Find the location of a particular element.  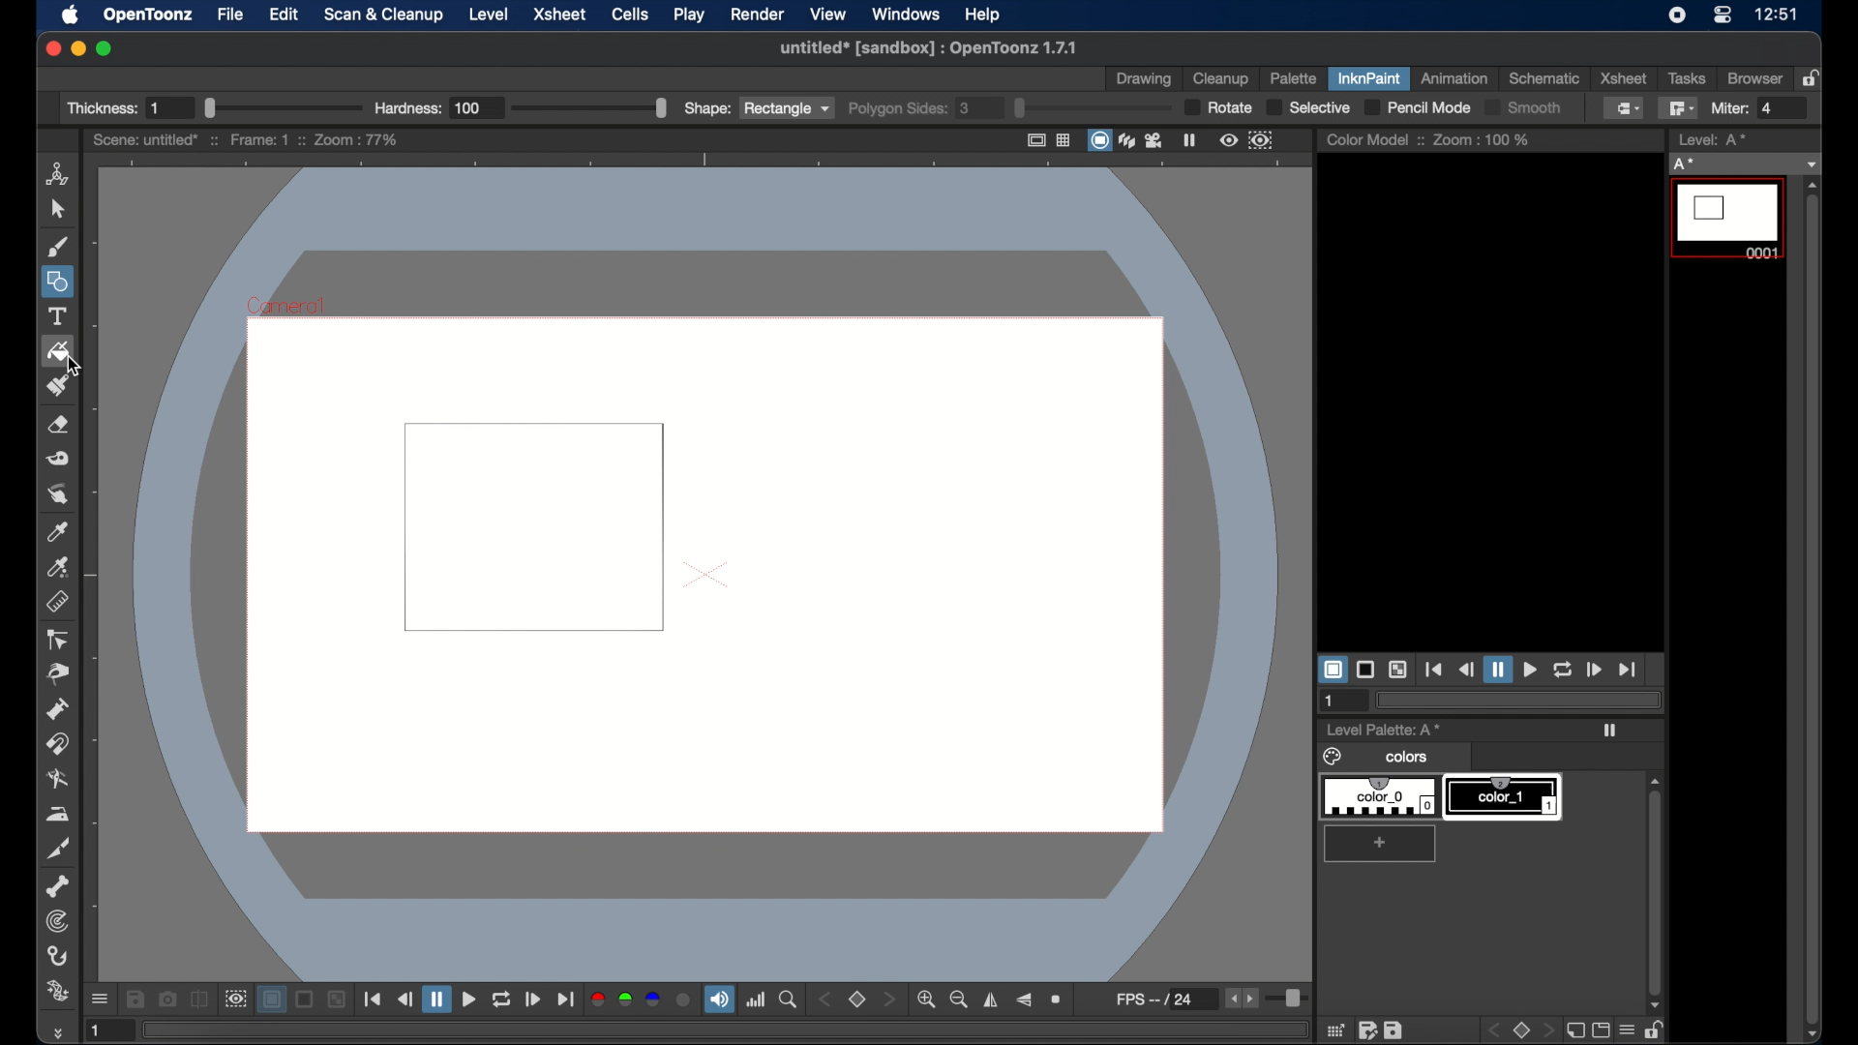

slider is located at coordinates (1290, 1000).